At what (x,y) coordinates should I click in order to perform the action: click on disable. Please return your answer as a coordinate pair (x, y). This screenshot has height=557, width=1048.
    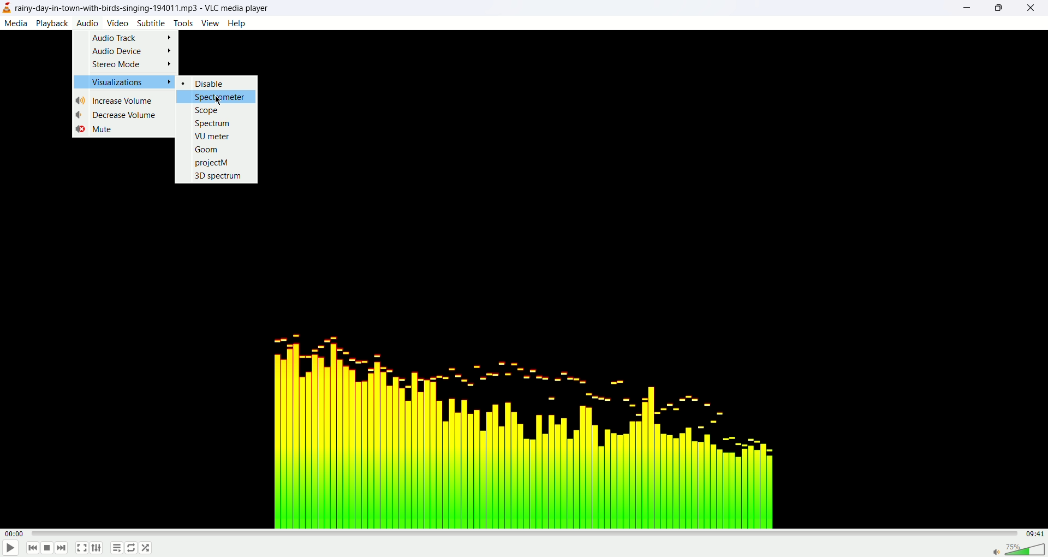
    Looking at the image, I should click on (211, 84).